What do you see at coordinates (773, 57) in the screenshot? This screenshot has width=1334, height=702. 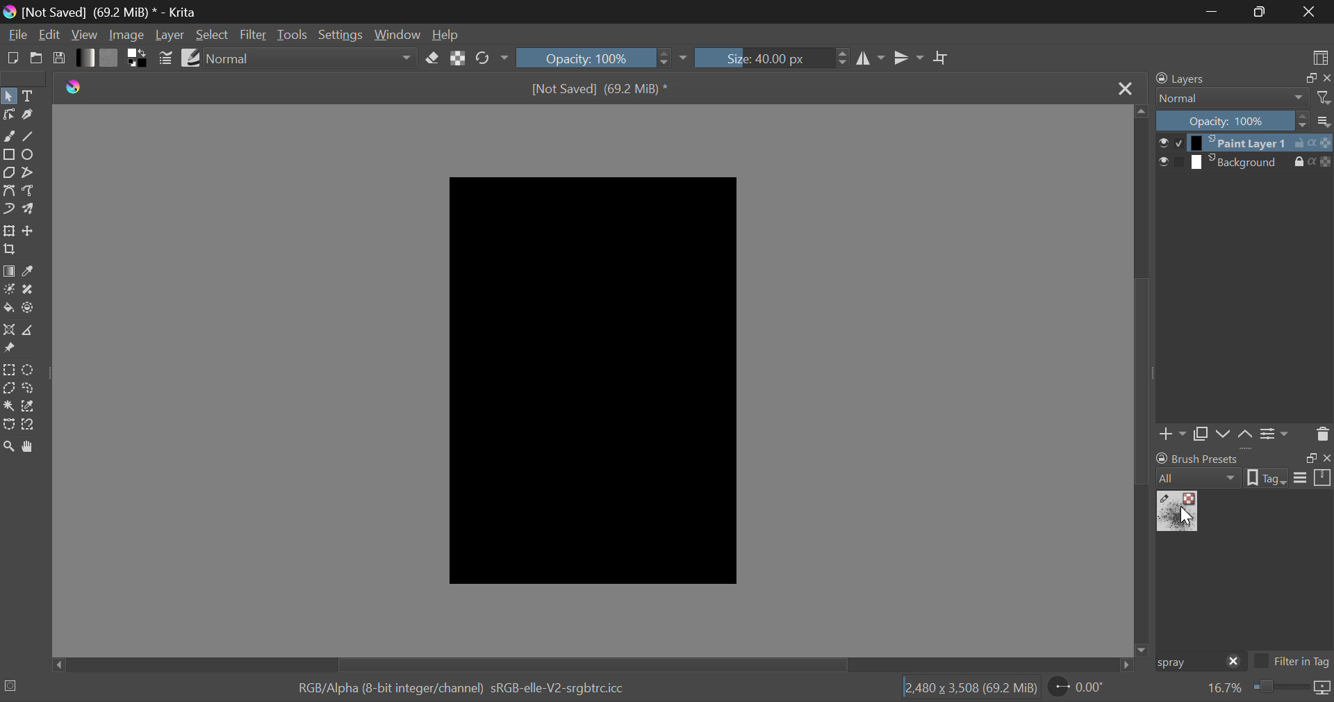 I see `Size: 40.00px` at bounding box center [773, 57].